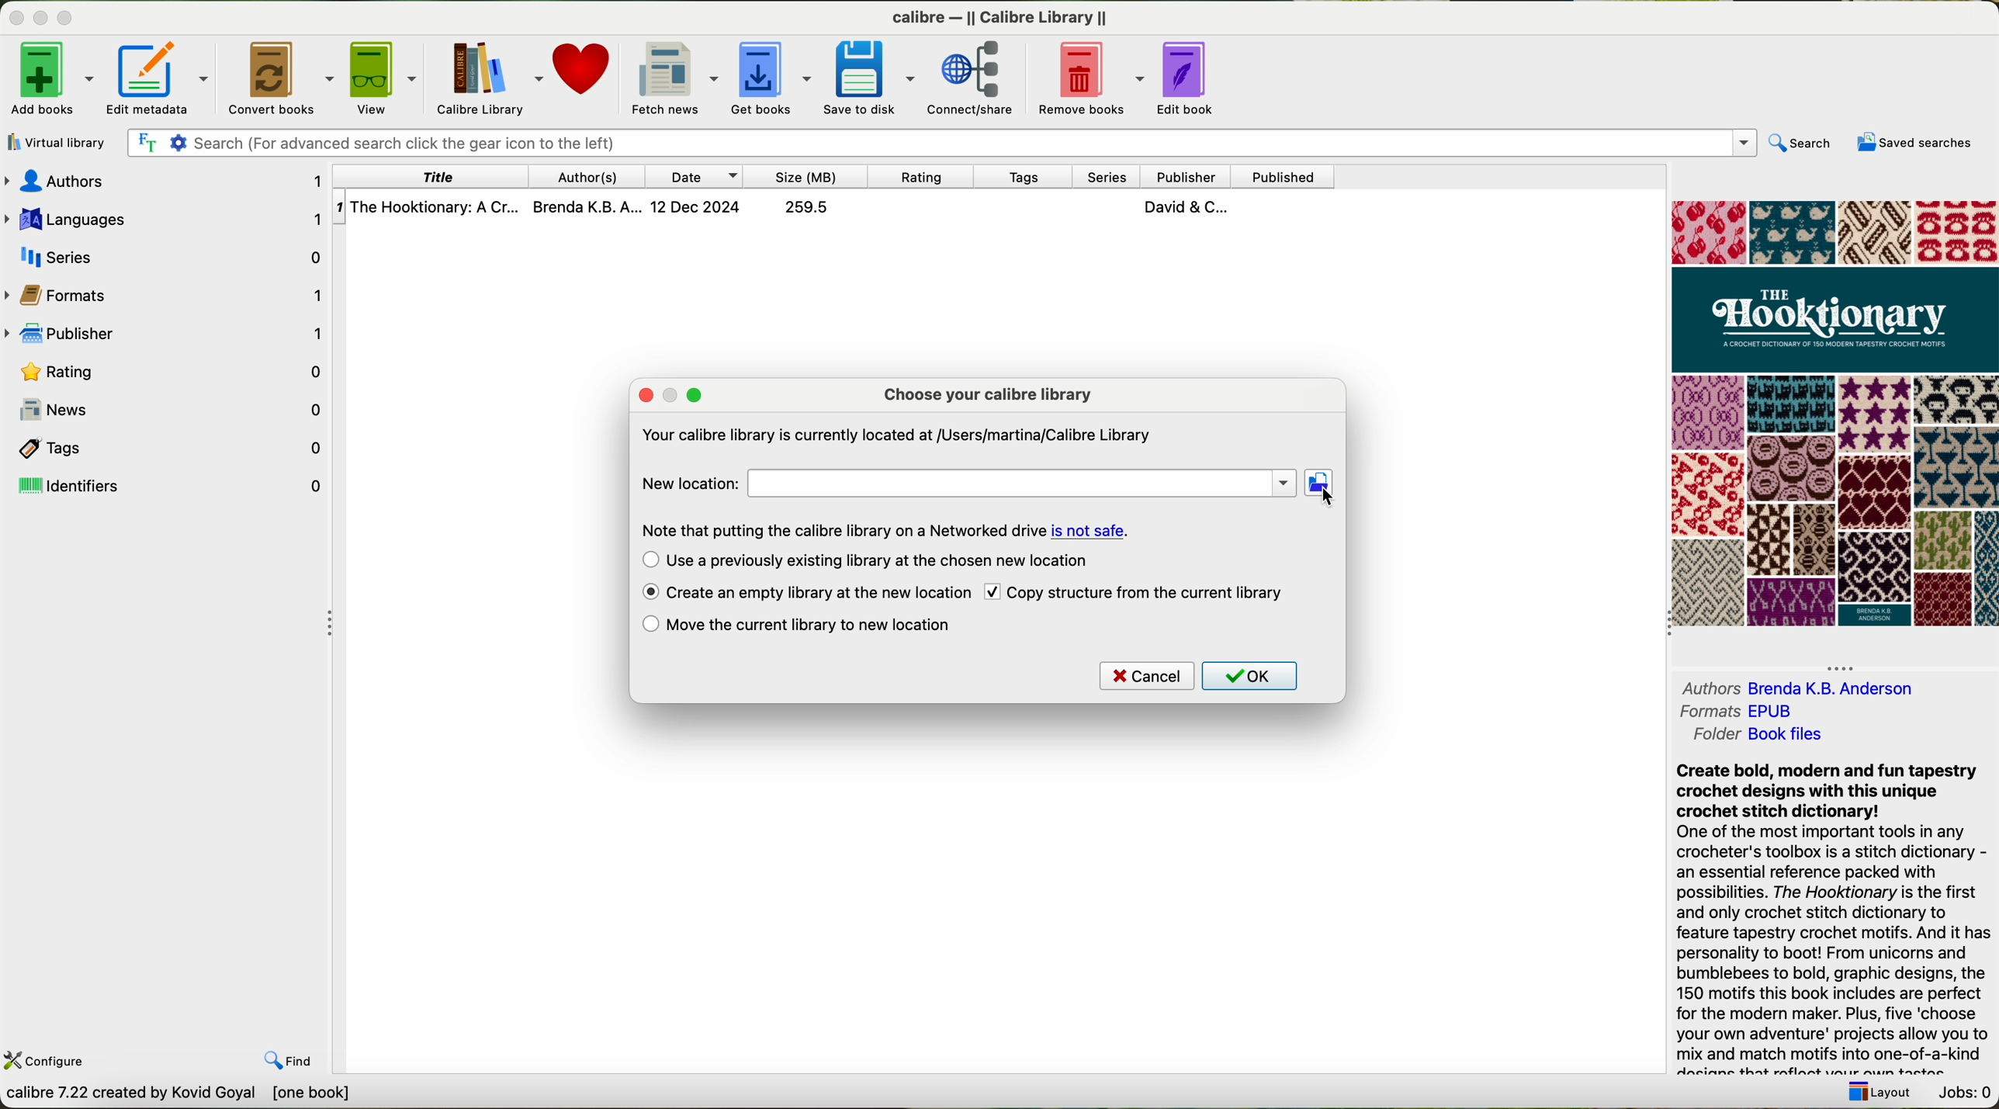  What do you see at coordinates (698, 175) in the screenshot?
I see `date` at bounding box center [698, 175].